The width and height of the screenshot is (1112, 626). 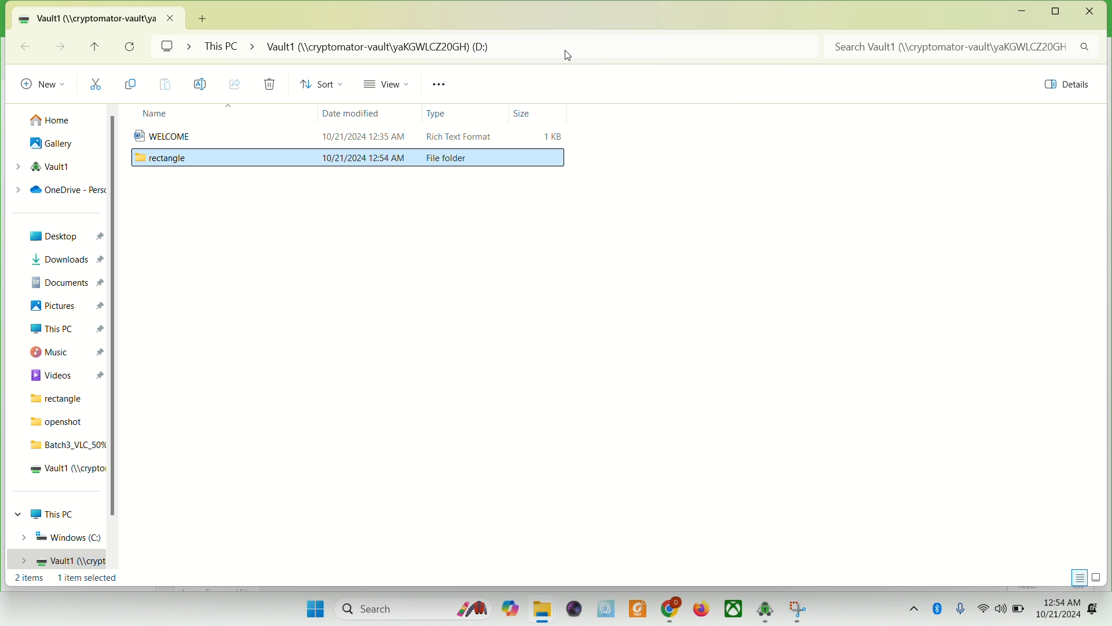 What do you see at coordinates (765, 610) in the screenshot?
I see `cryptomator` at bounding box center [765, 610].